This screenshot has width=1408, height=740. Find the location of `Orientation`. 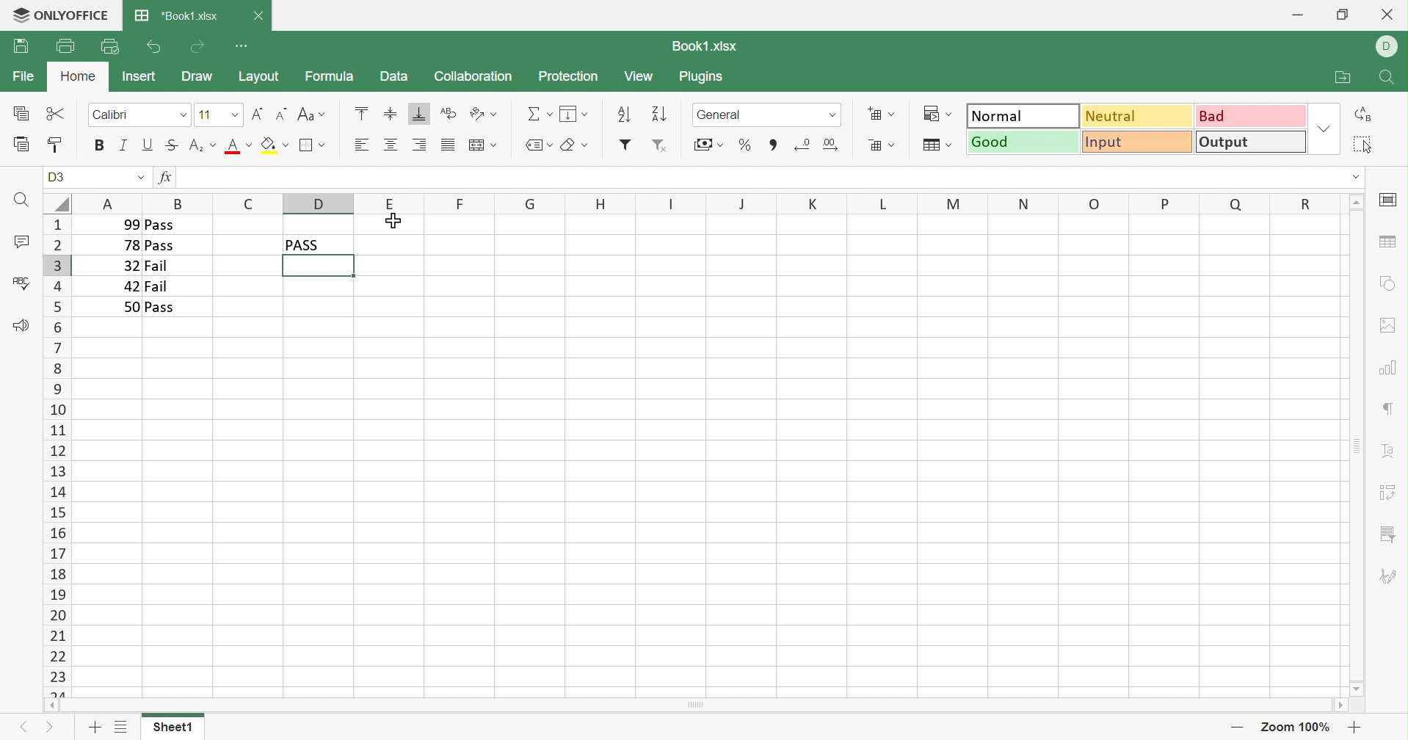

Orientation is located at coordinates (482, 115).